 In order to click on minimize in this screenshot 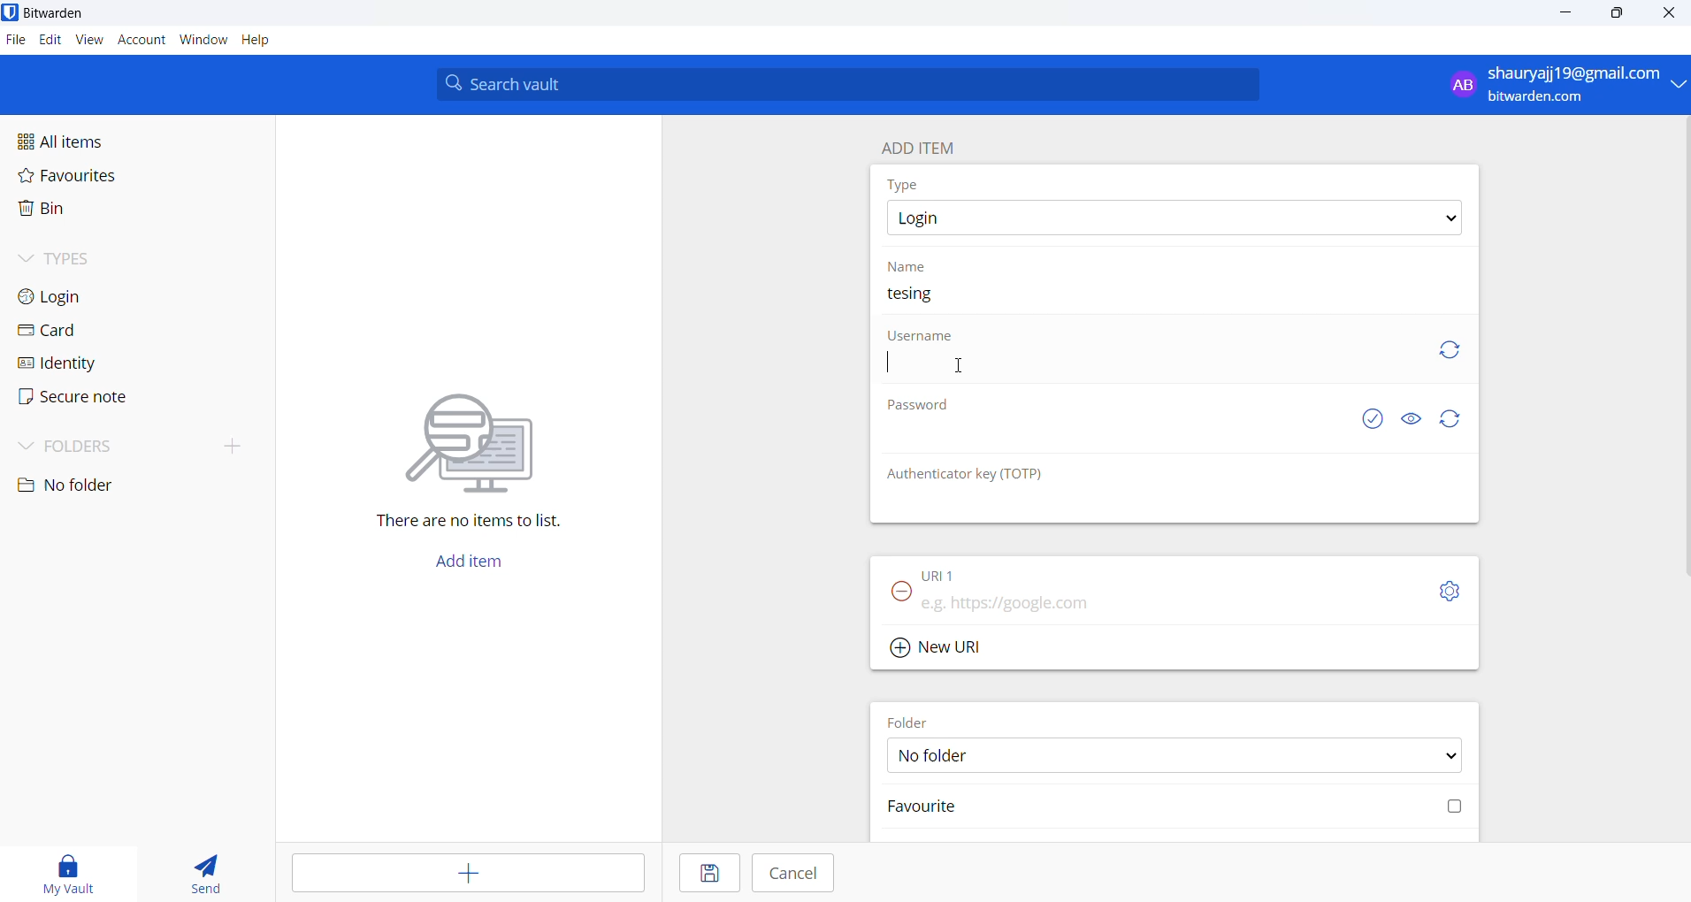, I will do `click(1568, 14)`.